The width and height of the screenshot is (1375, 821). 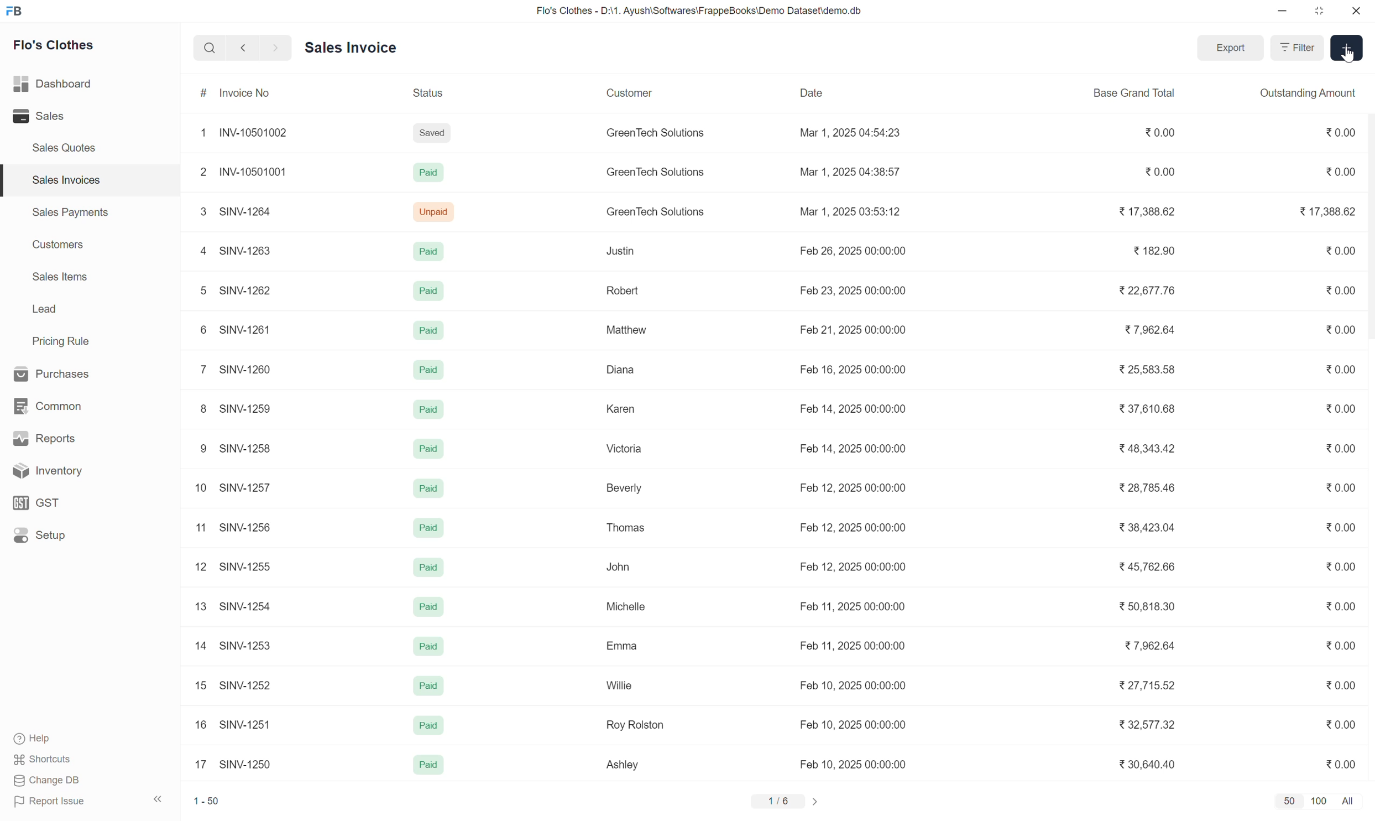 I want to click on John, so click(x=622, y=566).